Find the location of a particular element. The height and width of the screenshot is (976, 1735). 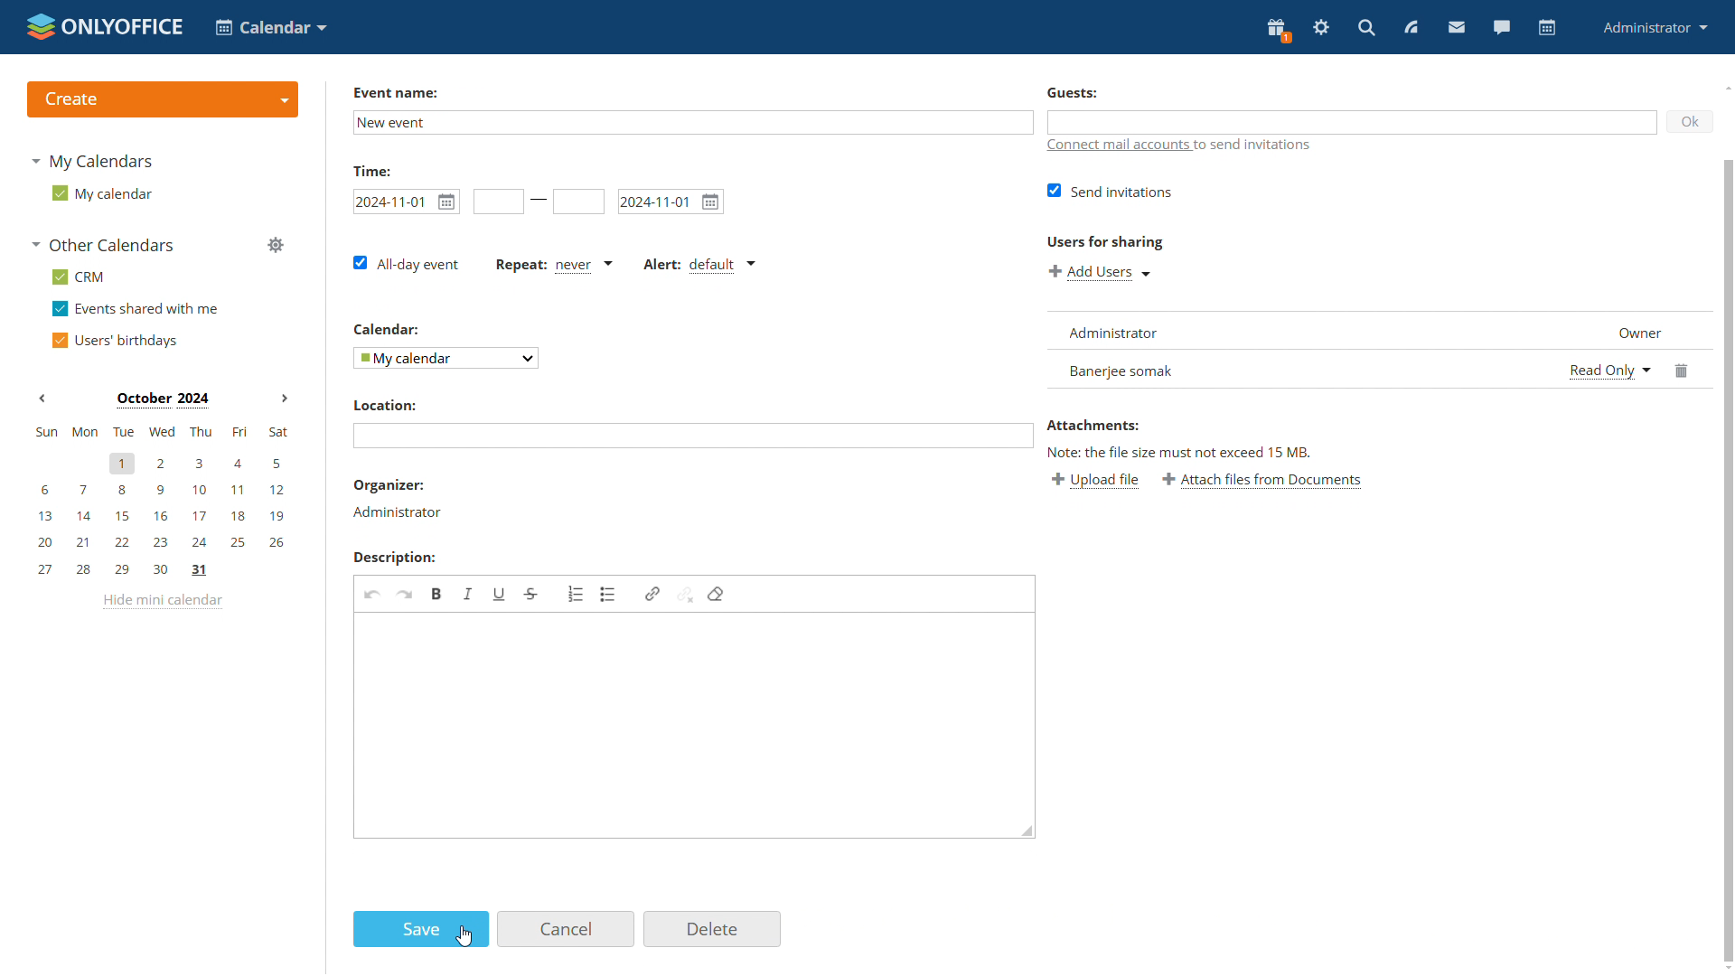

other calendars is located at coordinates (105, 246).